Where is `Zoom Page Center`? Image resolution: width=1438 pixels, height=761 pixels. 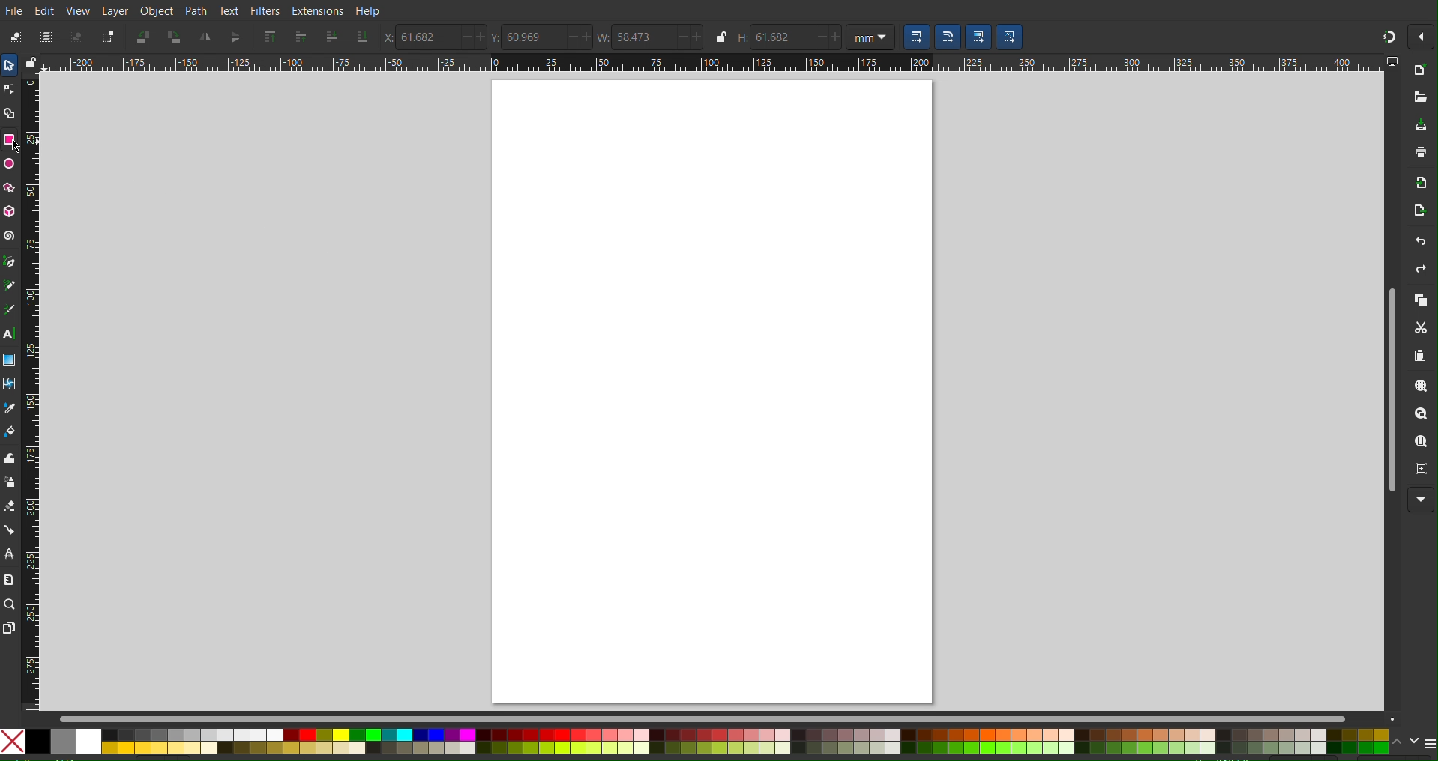
Zoom Page Center is located at coordinates (1421, 470).